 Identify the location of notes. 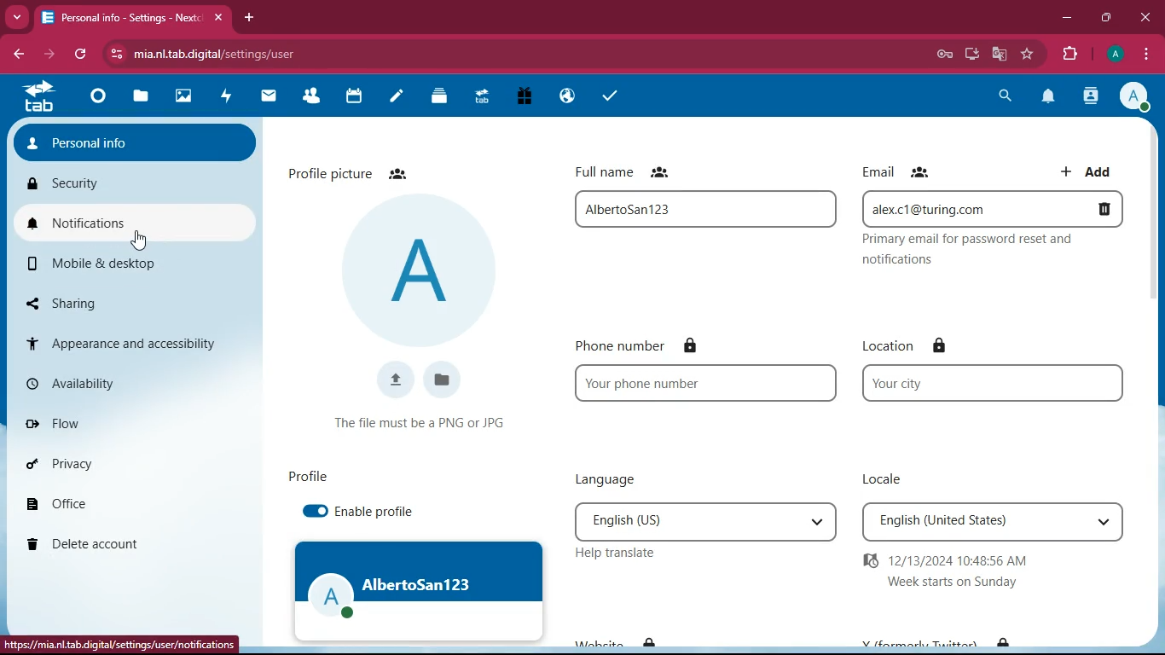
(398, 98).